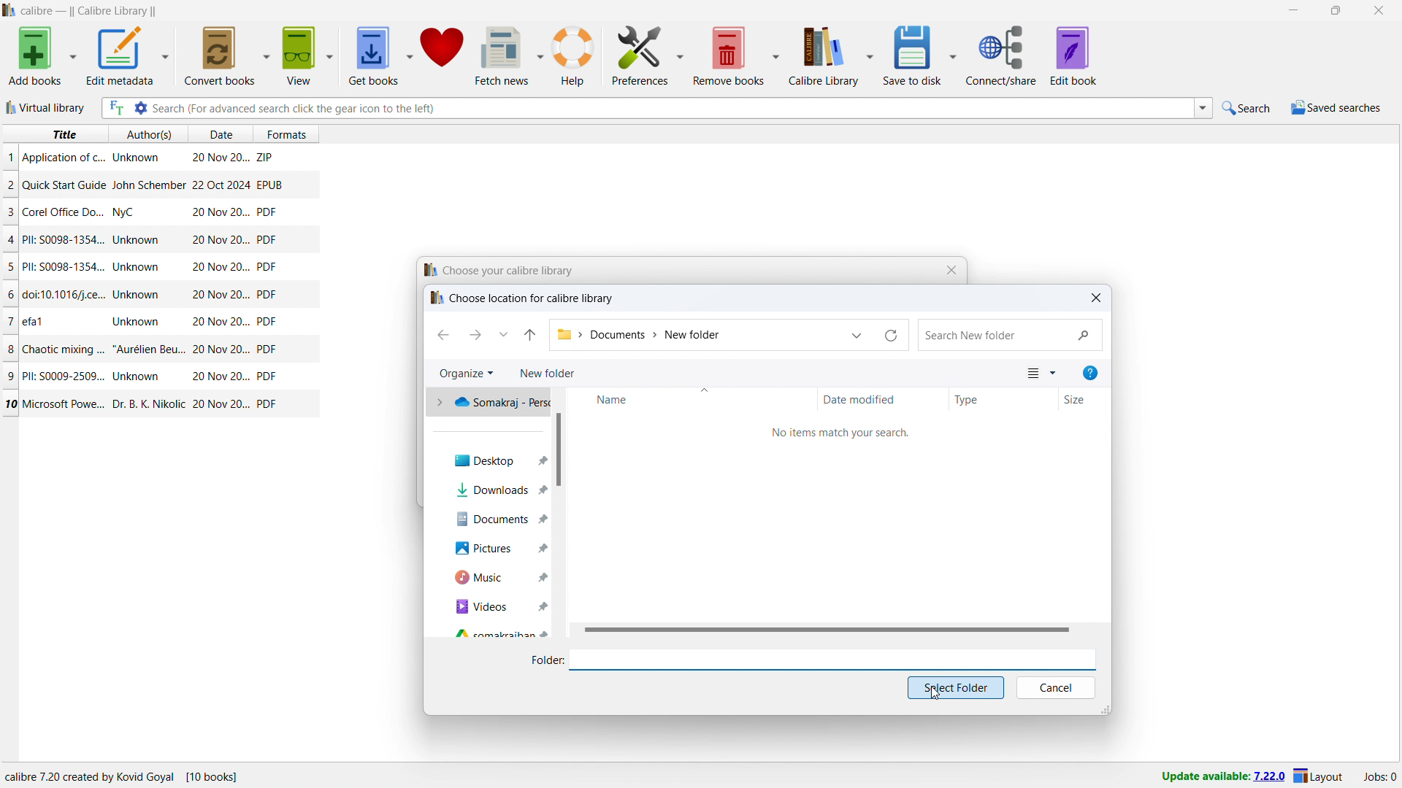 This screenshot has height=788, width=1402. What do you see at coordinates (1380, 777) in the screenshot?
I see `active jobs` at bounding box center [1380, 777].